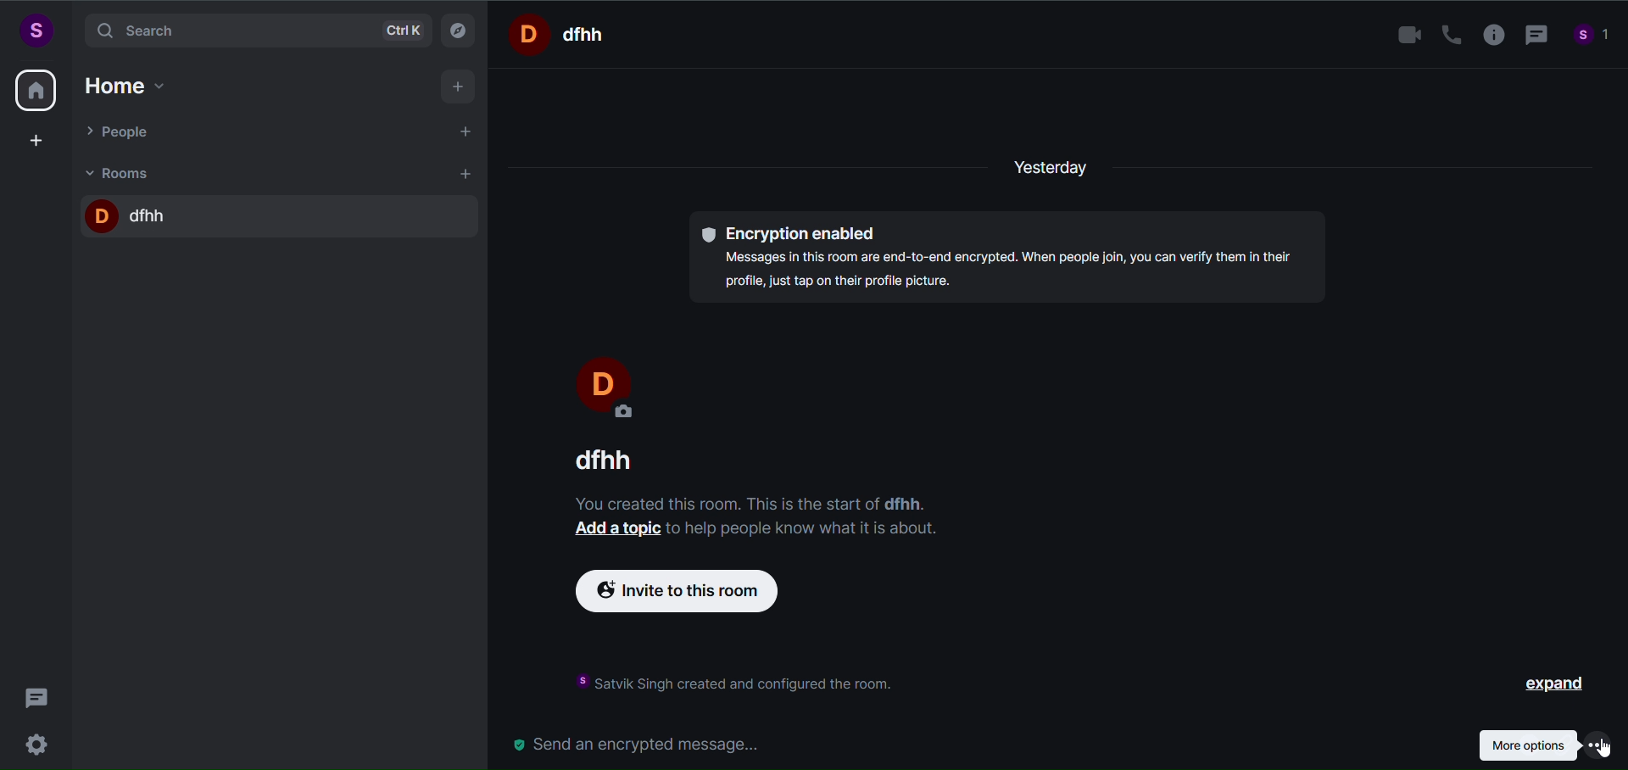 Image resolution: width=1628 pixels, height=770 pixels. I want to click on explore room, so click(460, 29).